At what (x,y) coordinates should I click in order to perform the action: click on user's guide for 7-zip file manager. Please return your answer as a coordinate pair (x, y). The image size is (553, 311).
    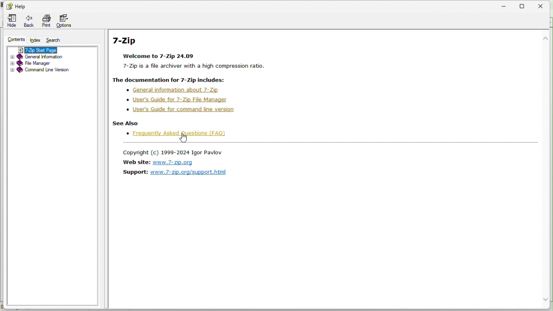
    Looking at the image, I should click on (177, 100).